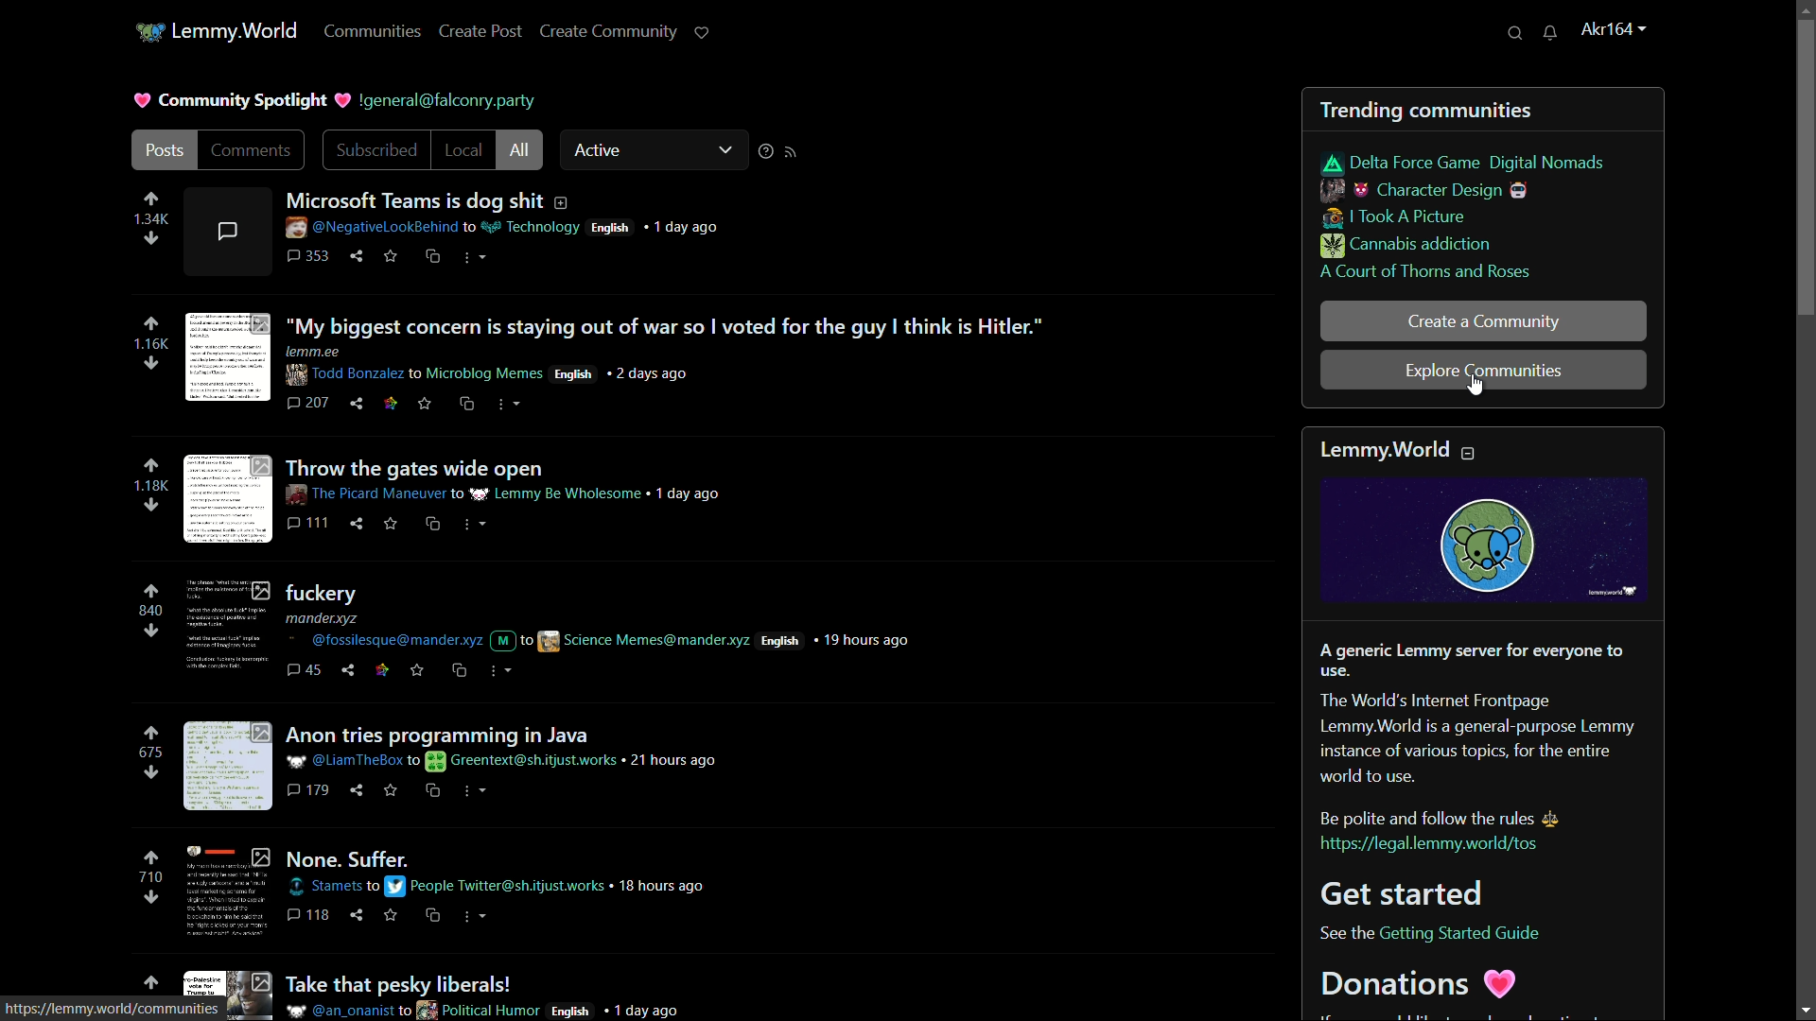 Image resolution: width=1816 pixels, height=1021 pixels. What do you see at coordinates (502, 669) in the screenshot?
I see `more` at bounding box center [502, 669].